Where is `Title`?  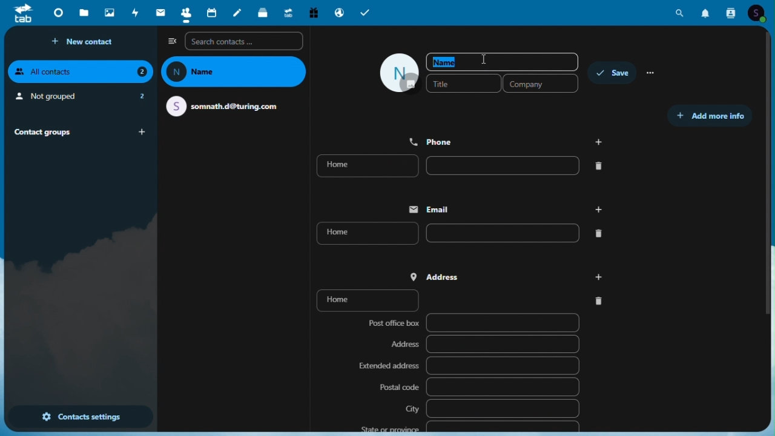 Title is located at coordinates (463, 83).